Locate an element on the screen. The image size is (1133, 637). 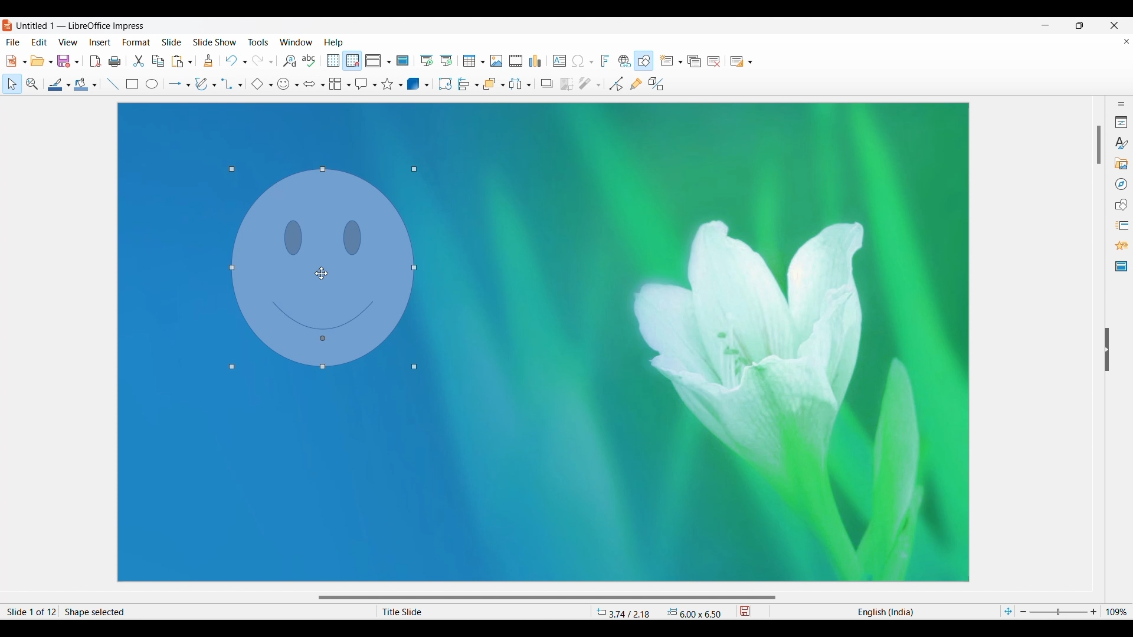
Crop image is located at coordinates (566, 84).